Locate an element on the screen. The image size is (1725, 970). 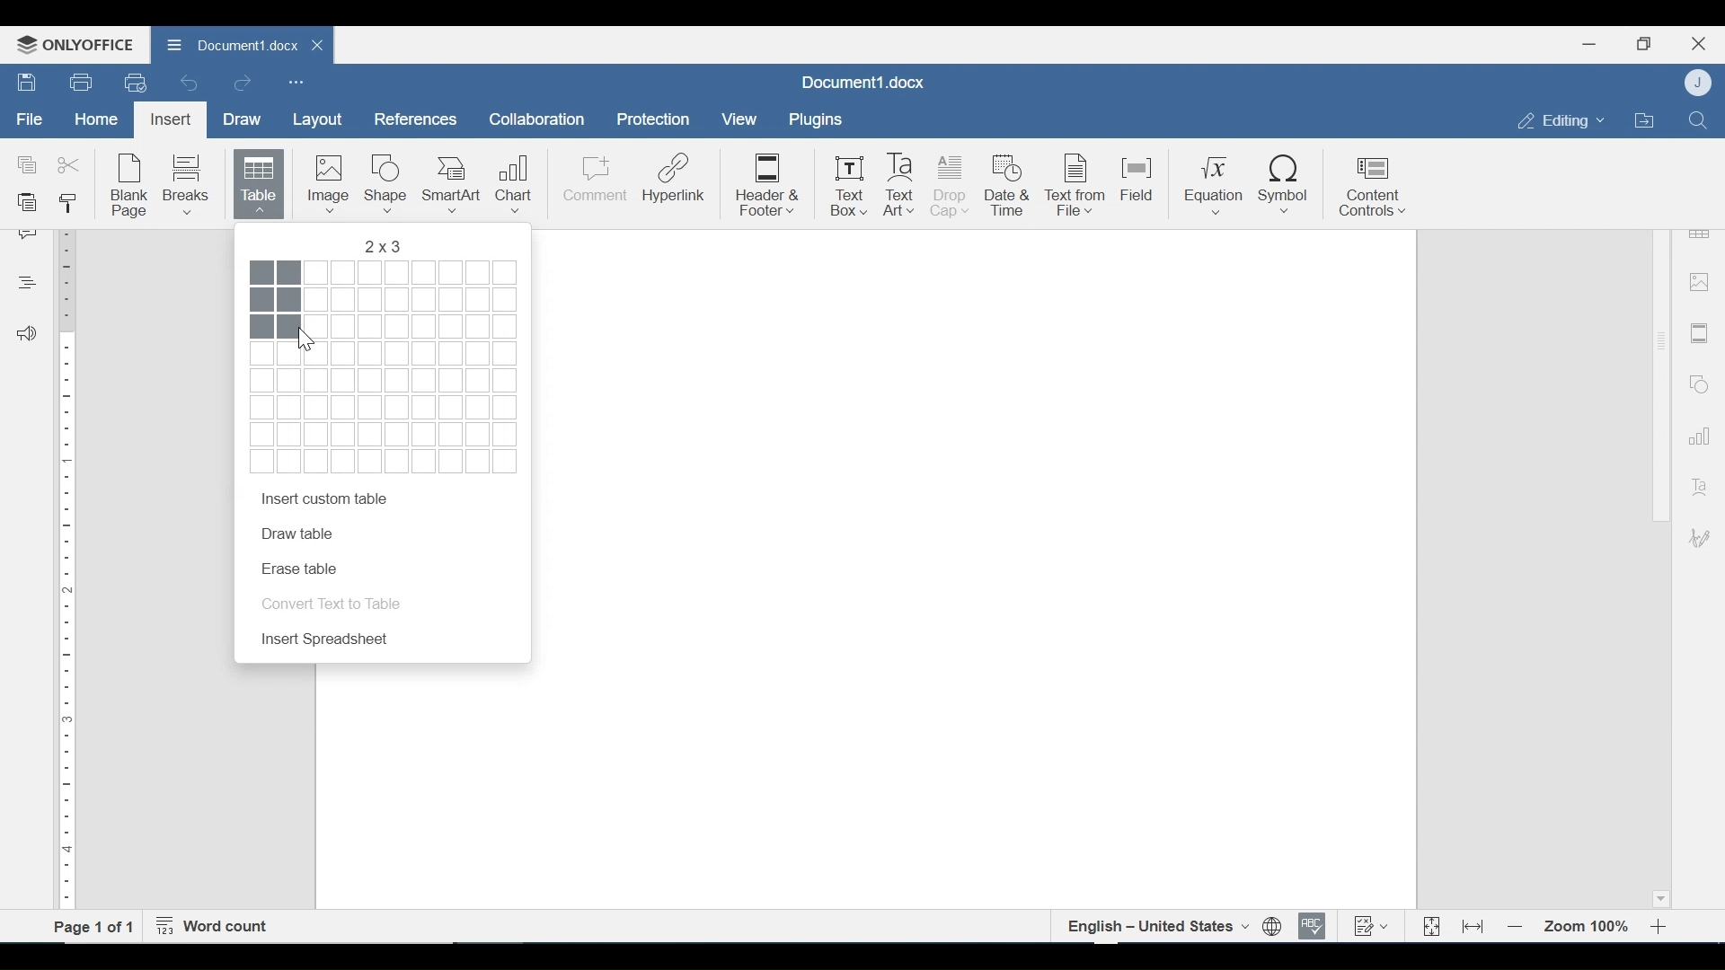
Table Settings is located at coordinates (1700, 233).